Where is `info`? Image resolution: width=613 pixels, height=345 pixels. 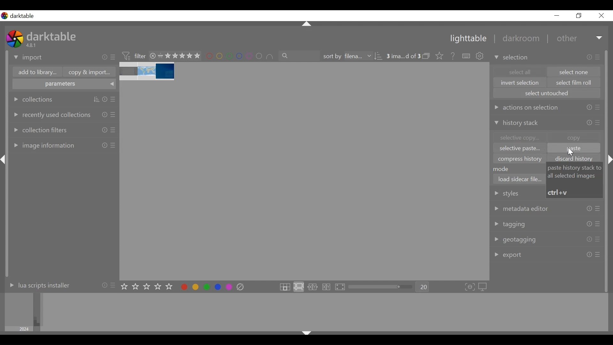 info is located at coordinates (590, 122).